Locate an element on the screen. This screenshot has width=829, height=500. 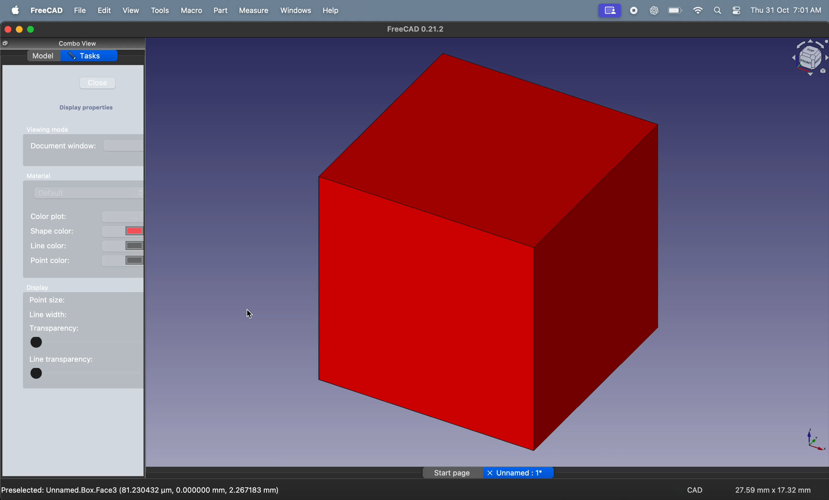
toogle is located at coordinates (86, 342).